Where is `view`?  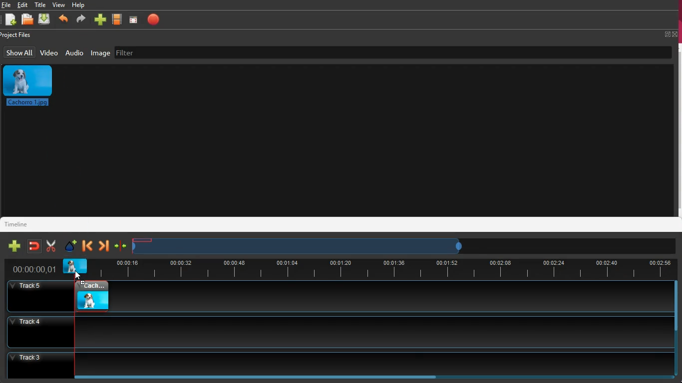 view is located at coordinates (60, 5).